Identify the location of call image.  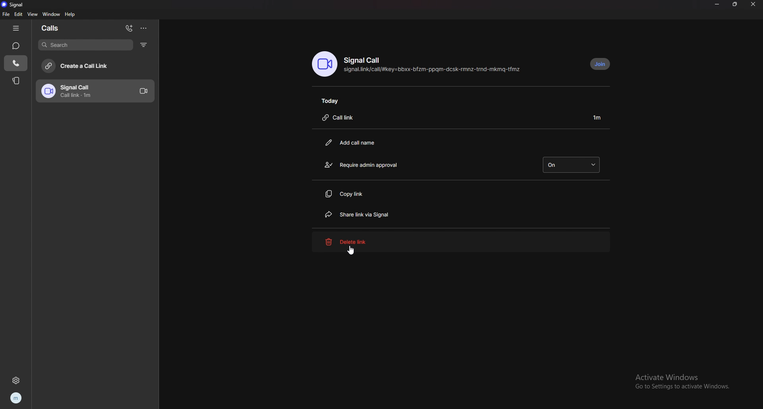
(325, 64).